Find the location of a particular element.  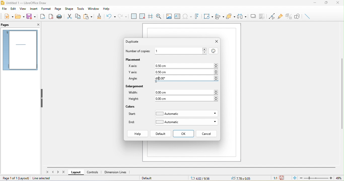

font work text is located at coordinates (196, 16).